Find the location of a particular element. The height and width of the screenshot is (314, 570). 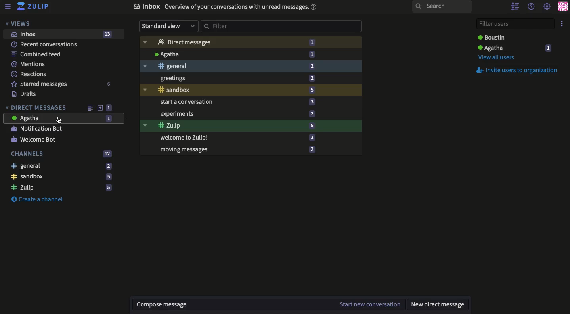

Channels is located at coordinates (63, 154).